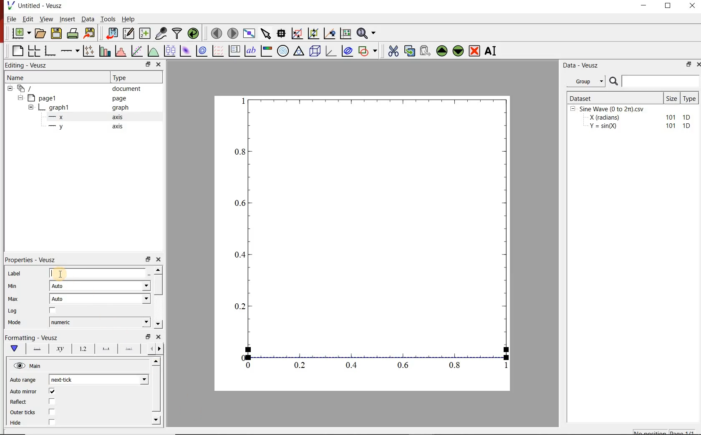 This screenshot has width=701, height=435. Describe the element at coordinates (41, 5) in the screenshot. I see `Untitled - Veusz` at that location.